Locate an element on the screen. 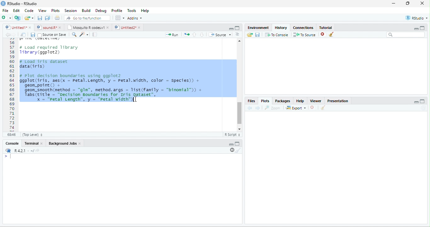  Edit is located at coordinates (16, 10).